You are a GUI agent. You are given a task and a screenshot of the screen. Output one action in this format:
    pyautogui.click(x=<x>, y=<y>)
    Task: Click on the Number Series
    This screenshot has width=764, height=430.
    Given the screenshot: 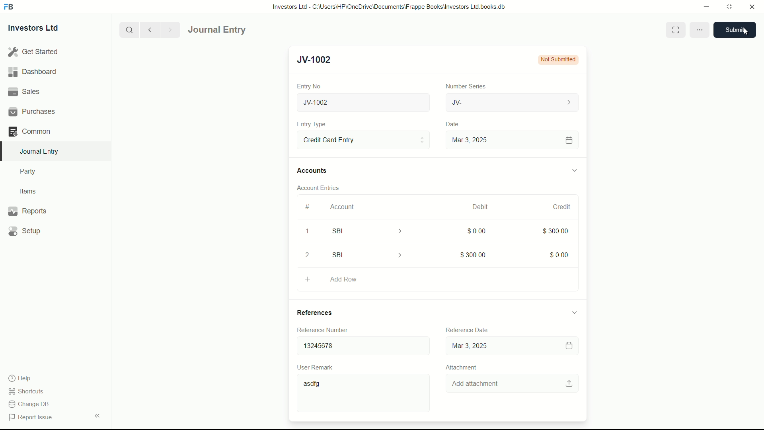 What is the action you would take?
    pyautogui.click(x=462, y=86)
    